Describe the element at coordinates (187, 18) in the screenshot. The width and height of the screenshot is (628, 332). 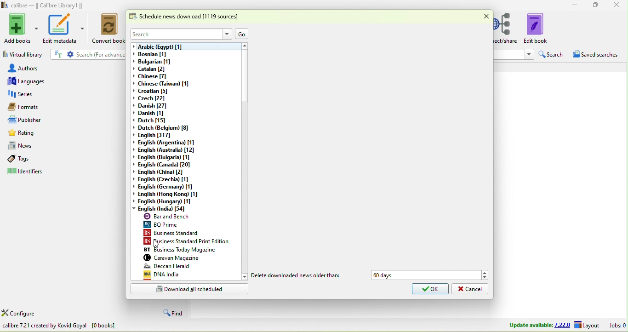
I see `schedule news download [1119 sources]` at that location.